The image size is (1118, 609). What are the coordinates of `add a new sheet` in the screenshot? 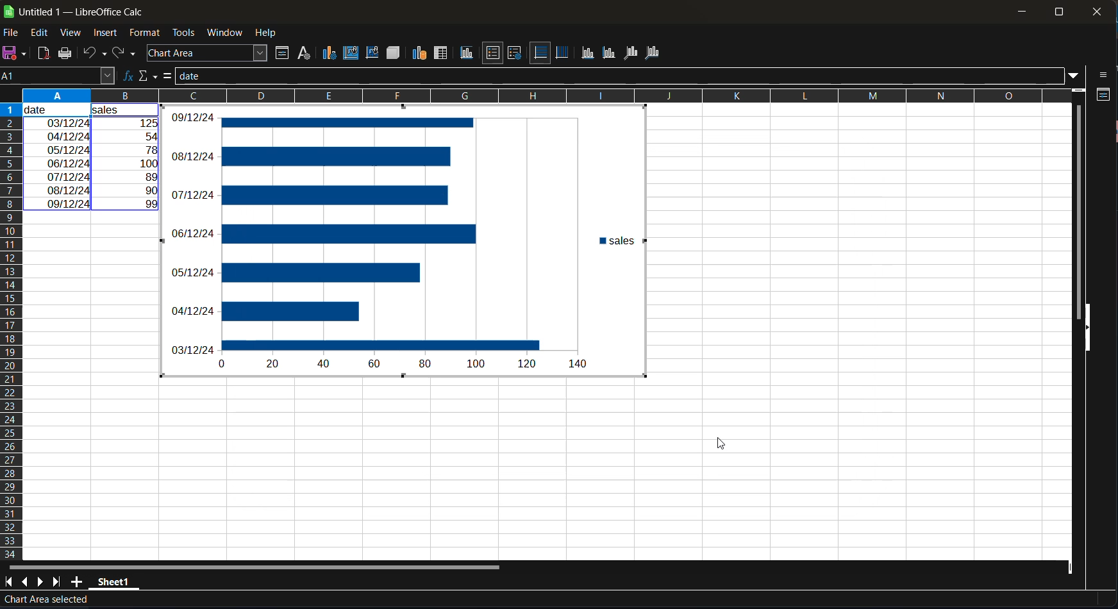 It's located at (76, 581).